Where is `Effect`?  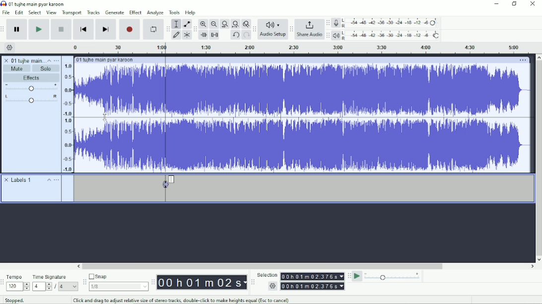 Effect is located at coordinates (135, 12).